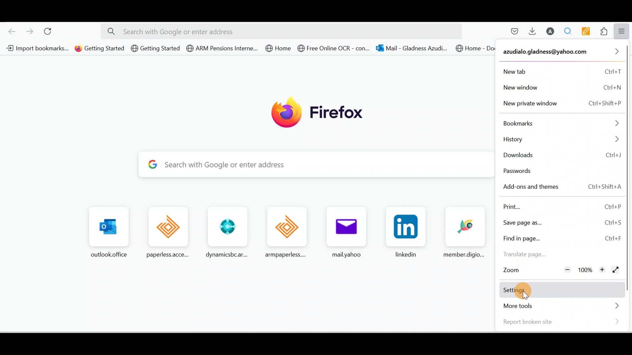 This screenshot has height=355, width=632. I want to click on Find in page, so click(563, 240).